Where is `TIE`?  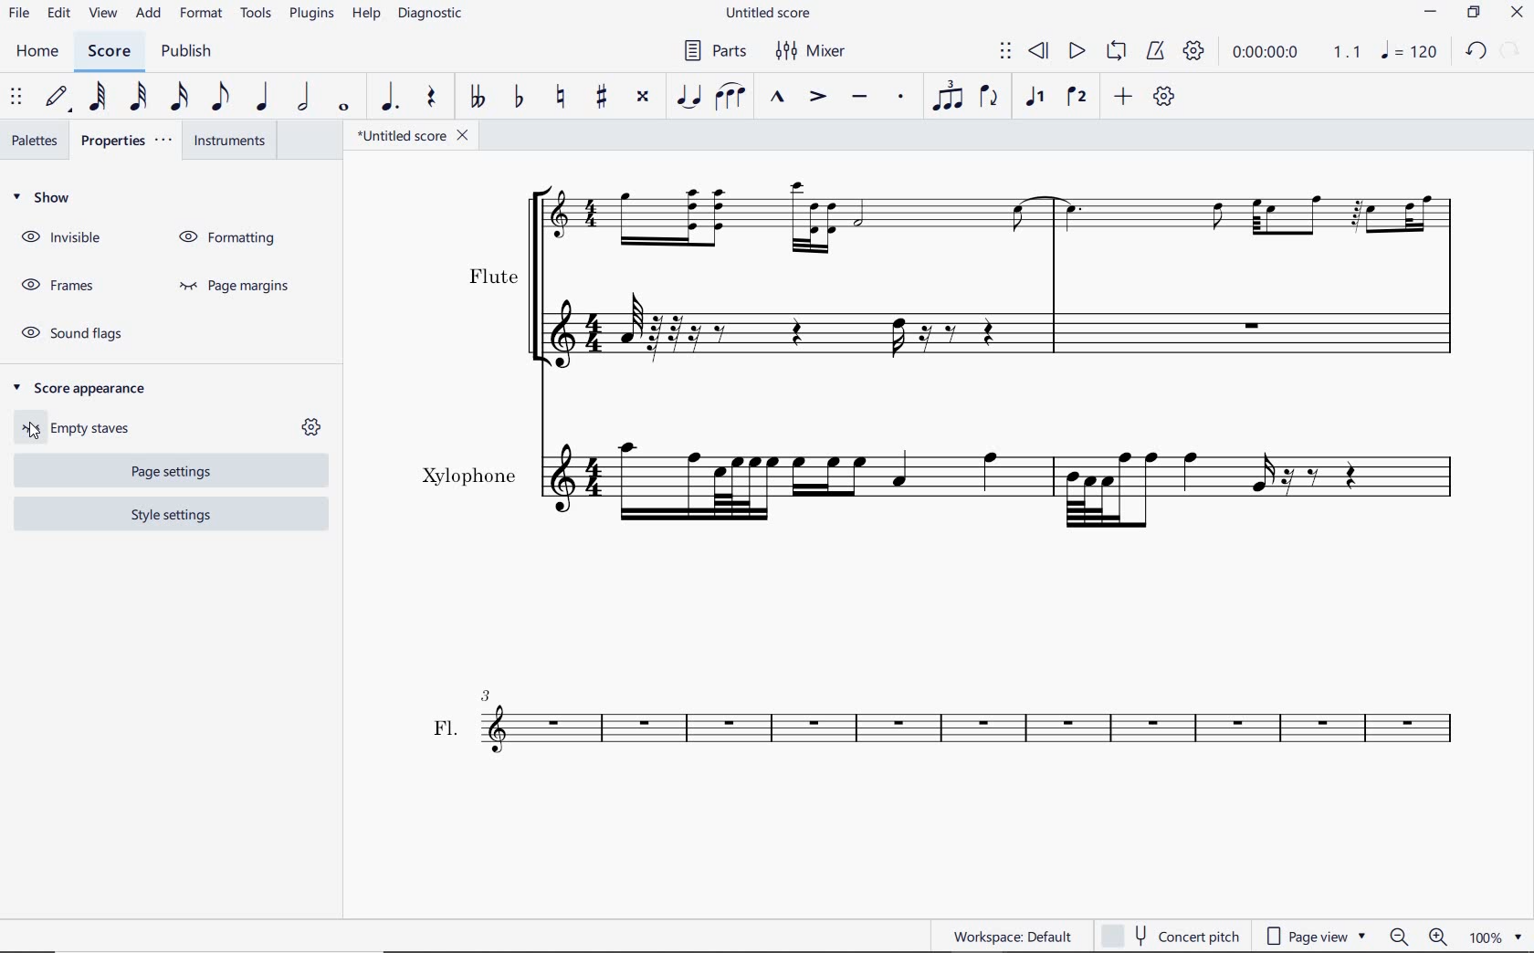
TIE is located at coordinates (689, 97).